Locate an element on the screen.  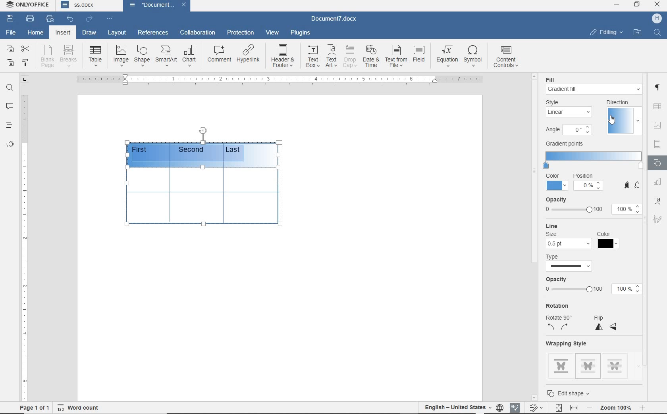
text box is located at coordinates (312, 56).